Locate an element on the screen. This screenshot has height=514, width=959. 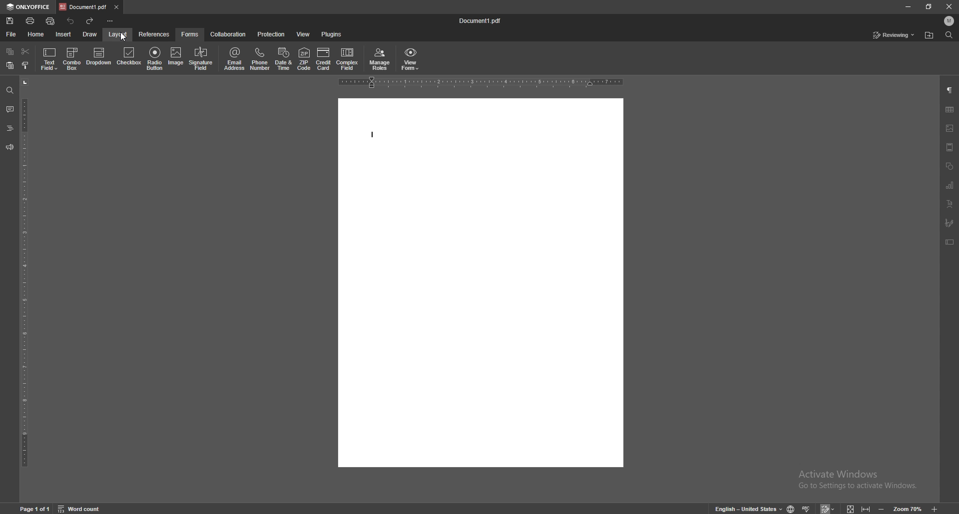
Activate Windows
Go to Settings to activate Windows. is located at coordinates (860, 484).